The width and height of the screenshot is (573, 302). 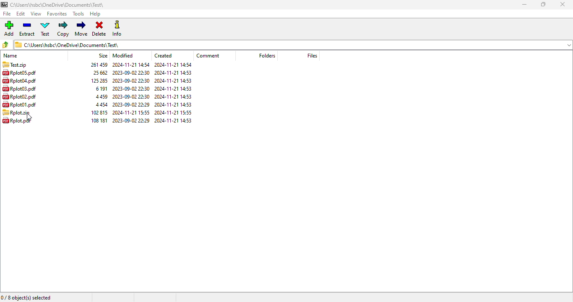 I want to click on close, so click(x=563, y=4).